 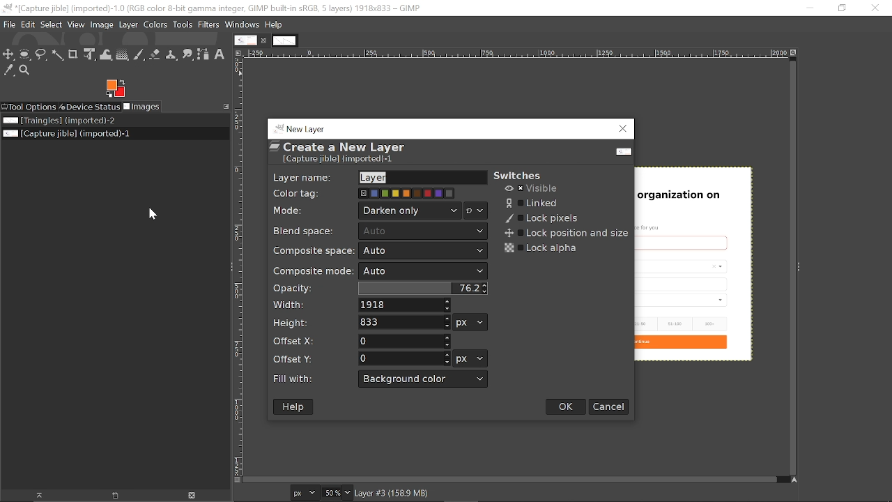 What do you see at coordinates (405, 340) in the screenshot?
I see `Offset X` at bounding box center [405, 340].